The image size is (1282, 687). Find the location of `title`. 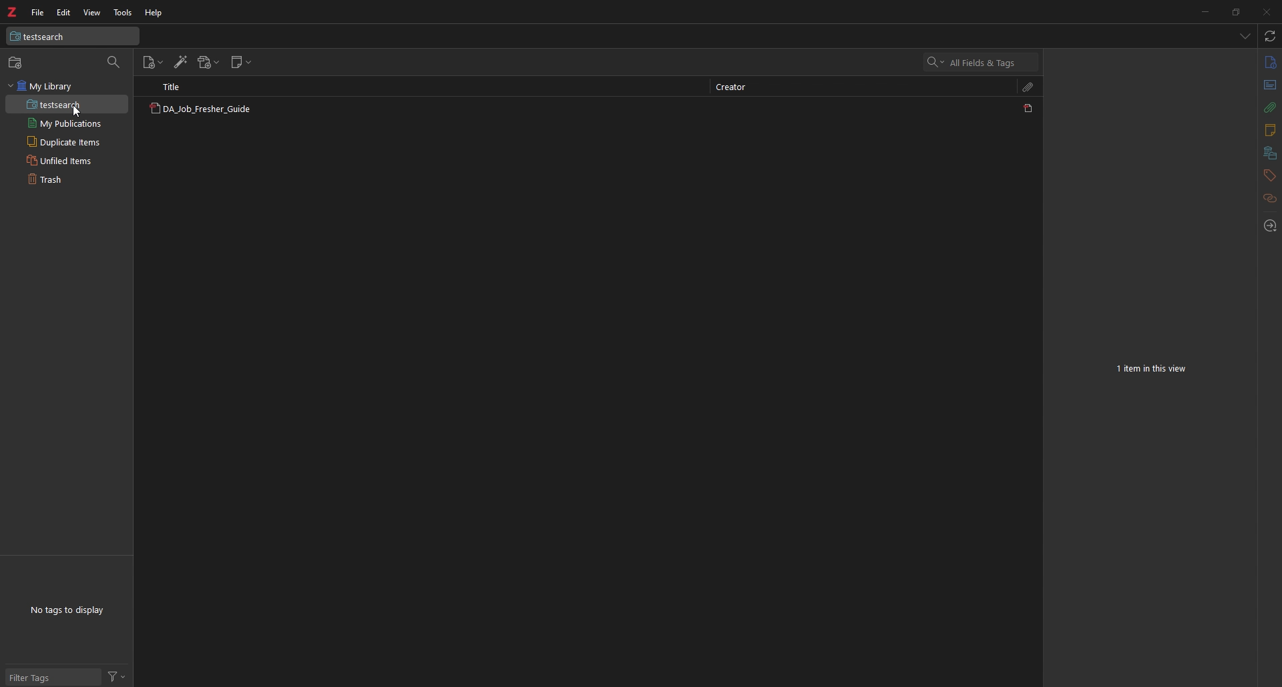

title is located at coordinates (178, 87).